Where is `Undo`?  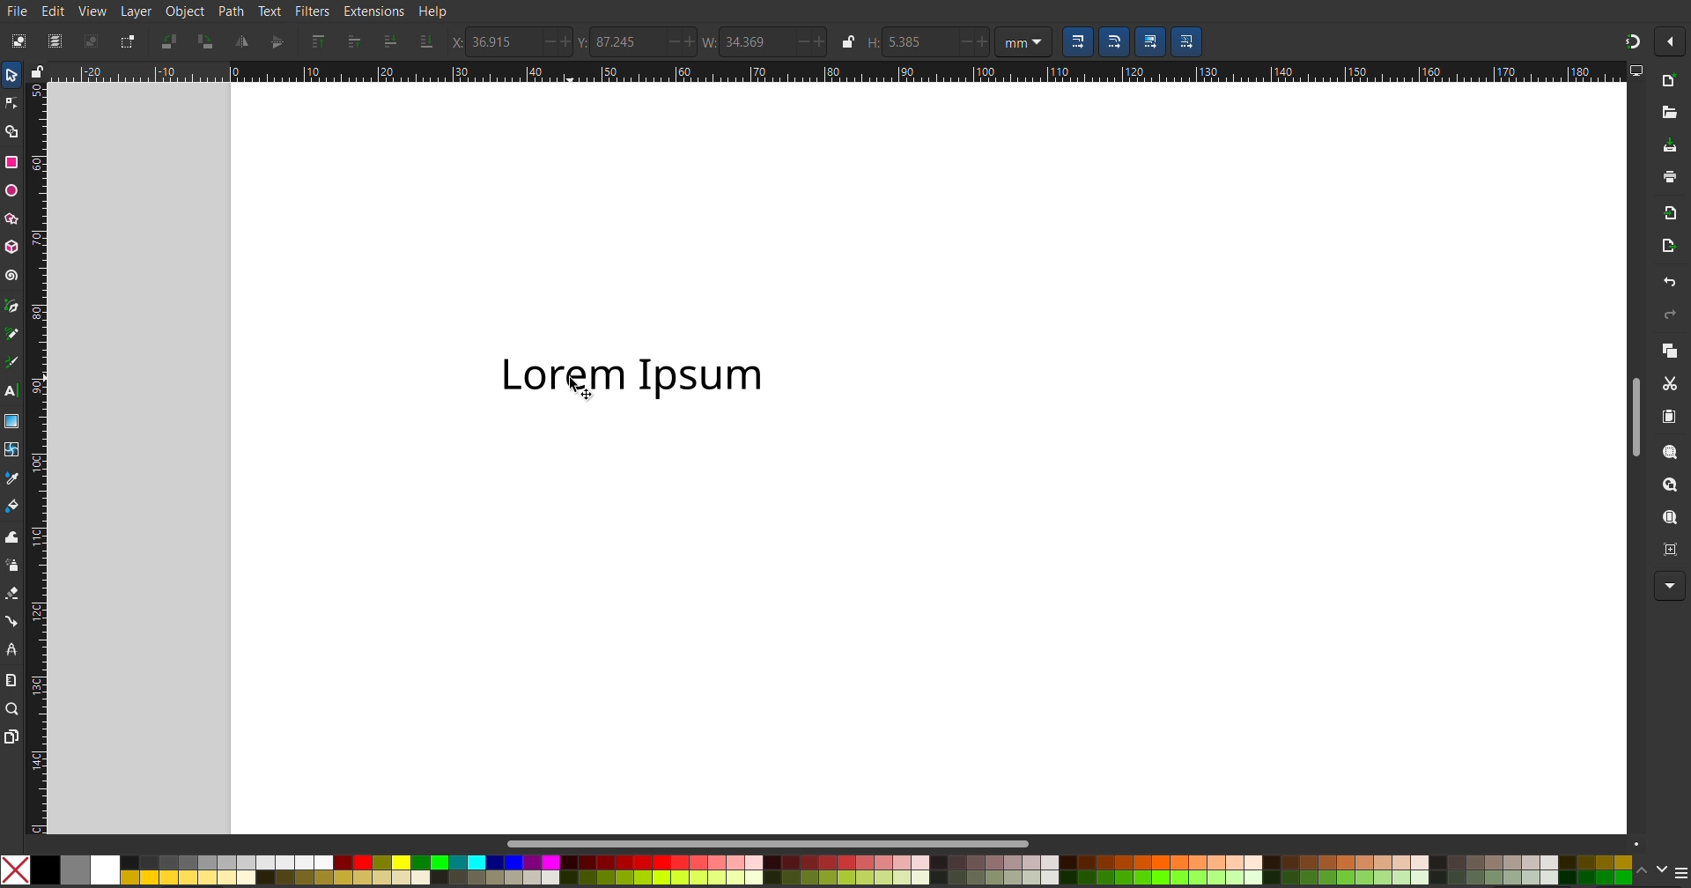 Undo is located at coordinates (1672, 281).